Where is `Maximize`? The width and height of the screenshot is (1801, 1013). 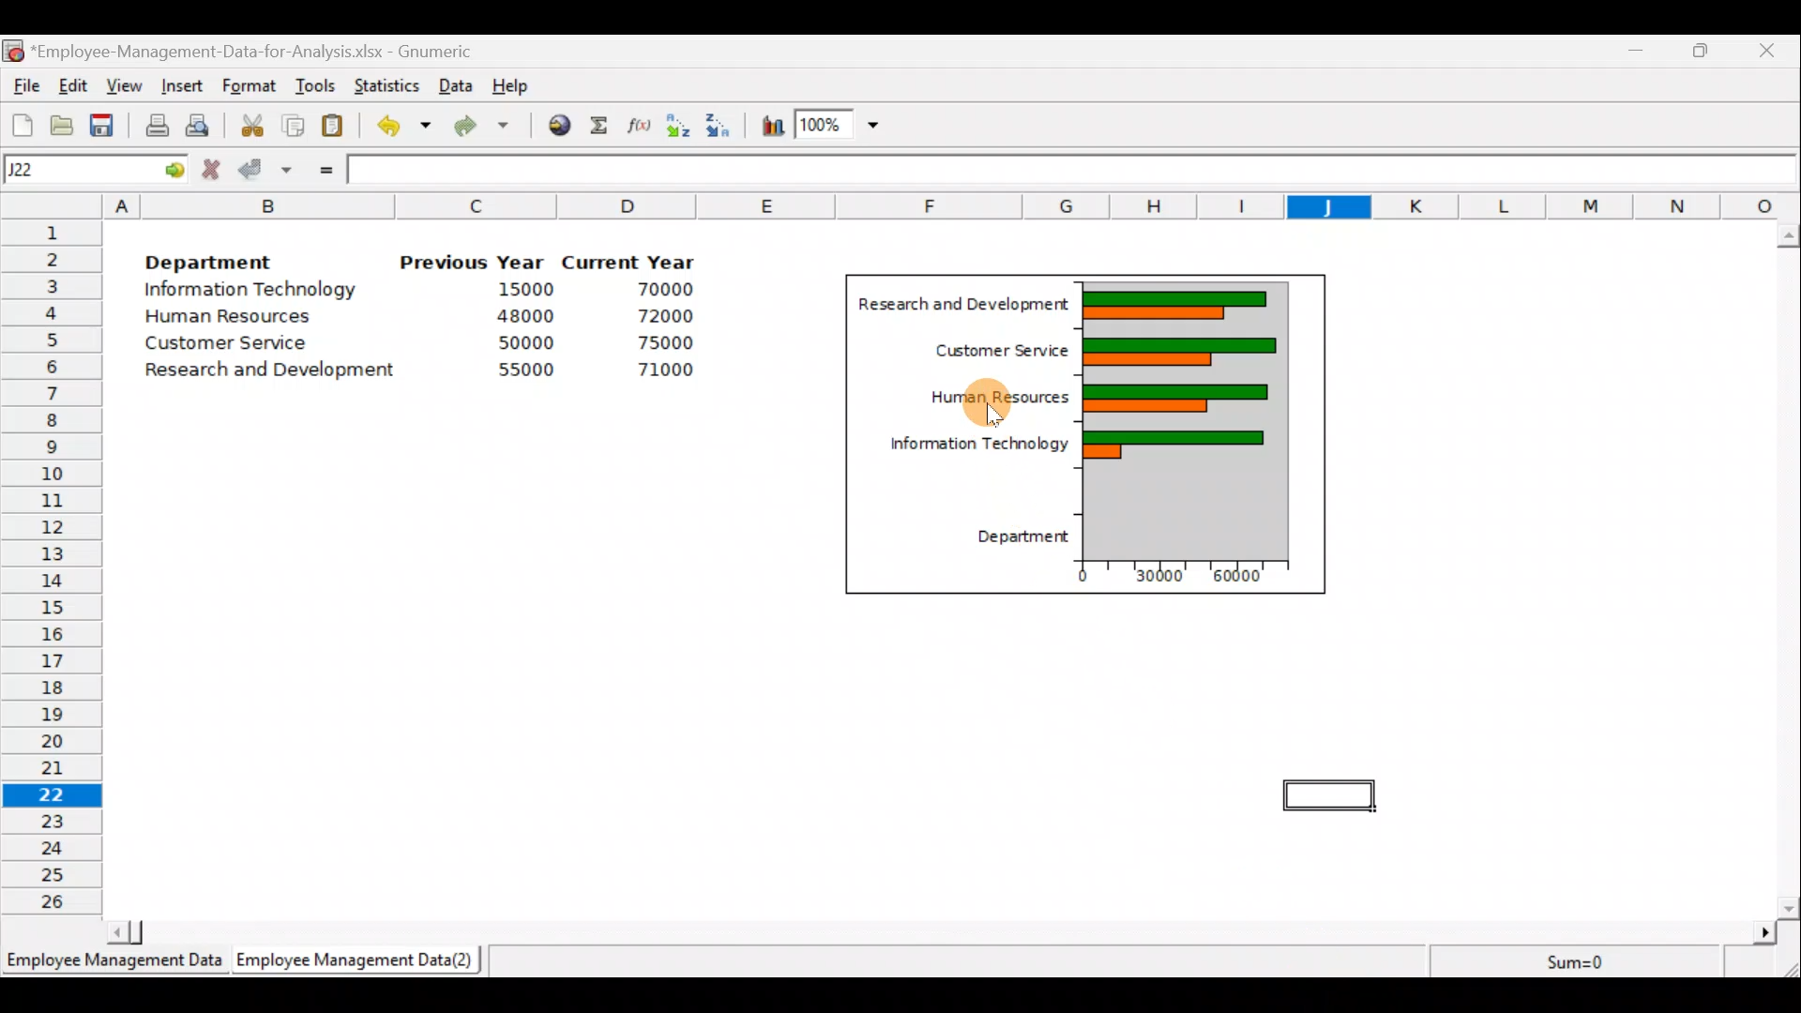
Maximize is located at coordinates (1699, 53).